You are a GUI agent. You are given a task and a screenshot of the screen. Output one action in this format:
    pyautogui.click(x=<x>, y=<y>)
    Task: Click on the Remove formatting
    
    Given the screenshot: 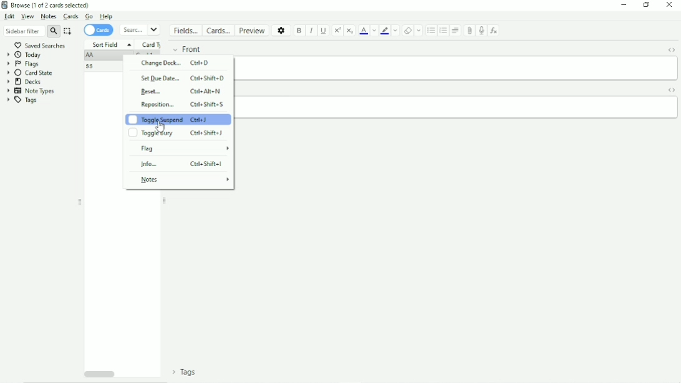 What is the action you would take?
    pyautogui.click(x=408, y=31)
    